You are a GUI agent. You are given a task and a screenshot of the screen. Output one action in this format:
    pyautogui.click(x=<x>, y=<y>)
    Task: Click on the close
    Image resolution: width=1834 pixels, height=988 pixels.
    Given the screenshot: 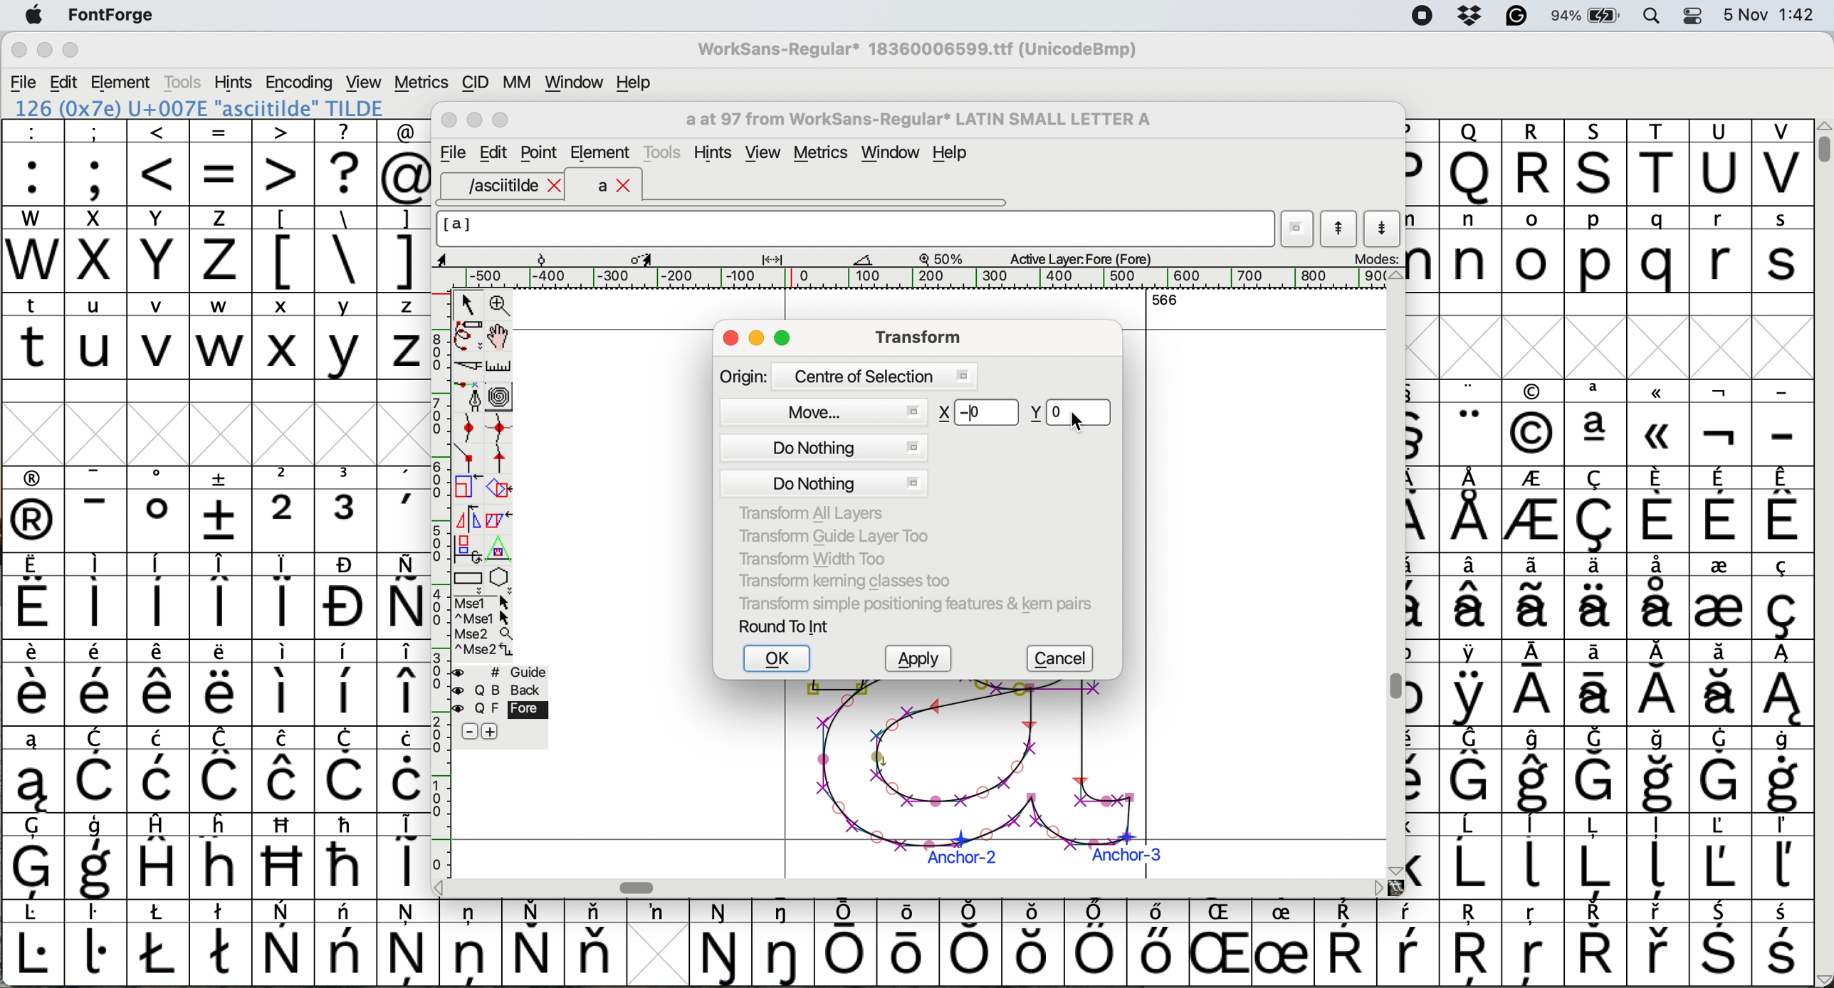 What is the action you would take?
    pyautogui.click(x=730, y=340)
    